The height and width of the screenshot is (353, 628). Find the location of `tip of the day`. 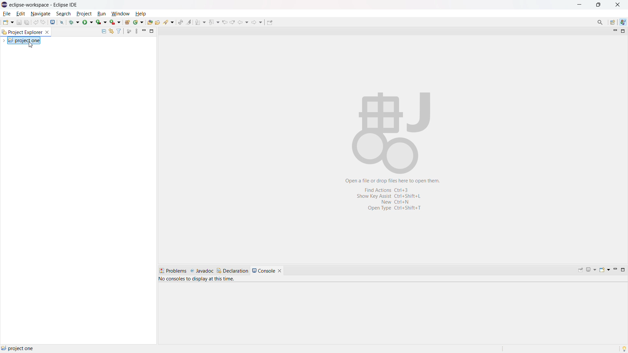

tip of the day is located at coordinates (624, 348).